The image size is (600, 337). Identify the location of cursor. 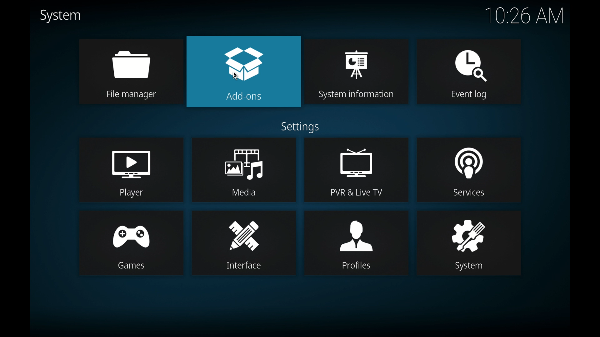
(236, 76).